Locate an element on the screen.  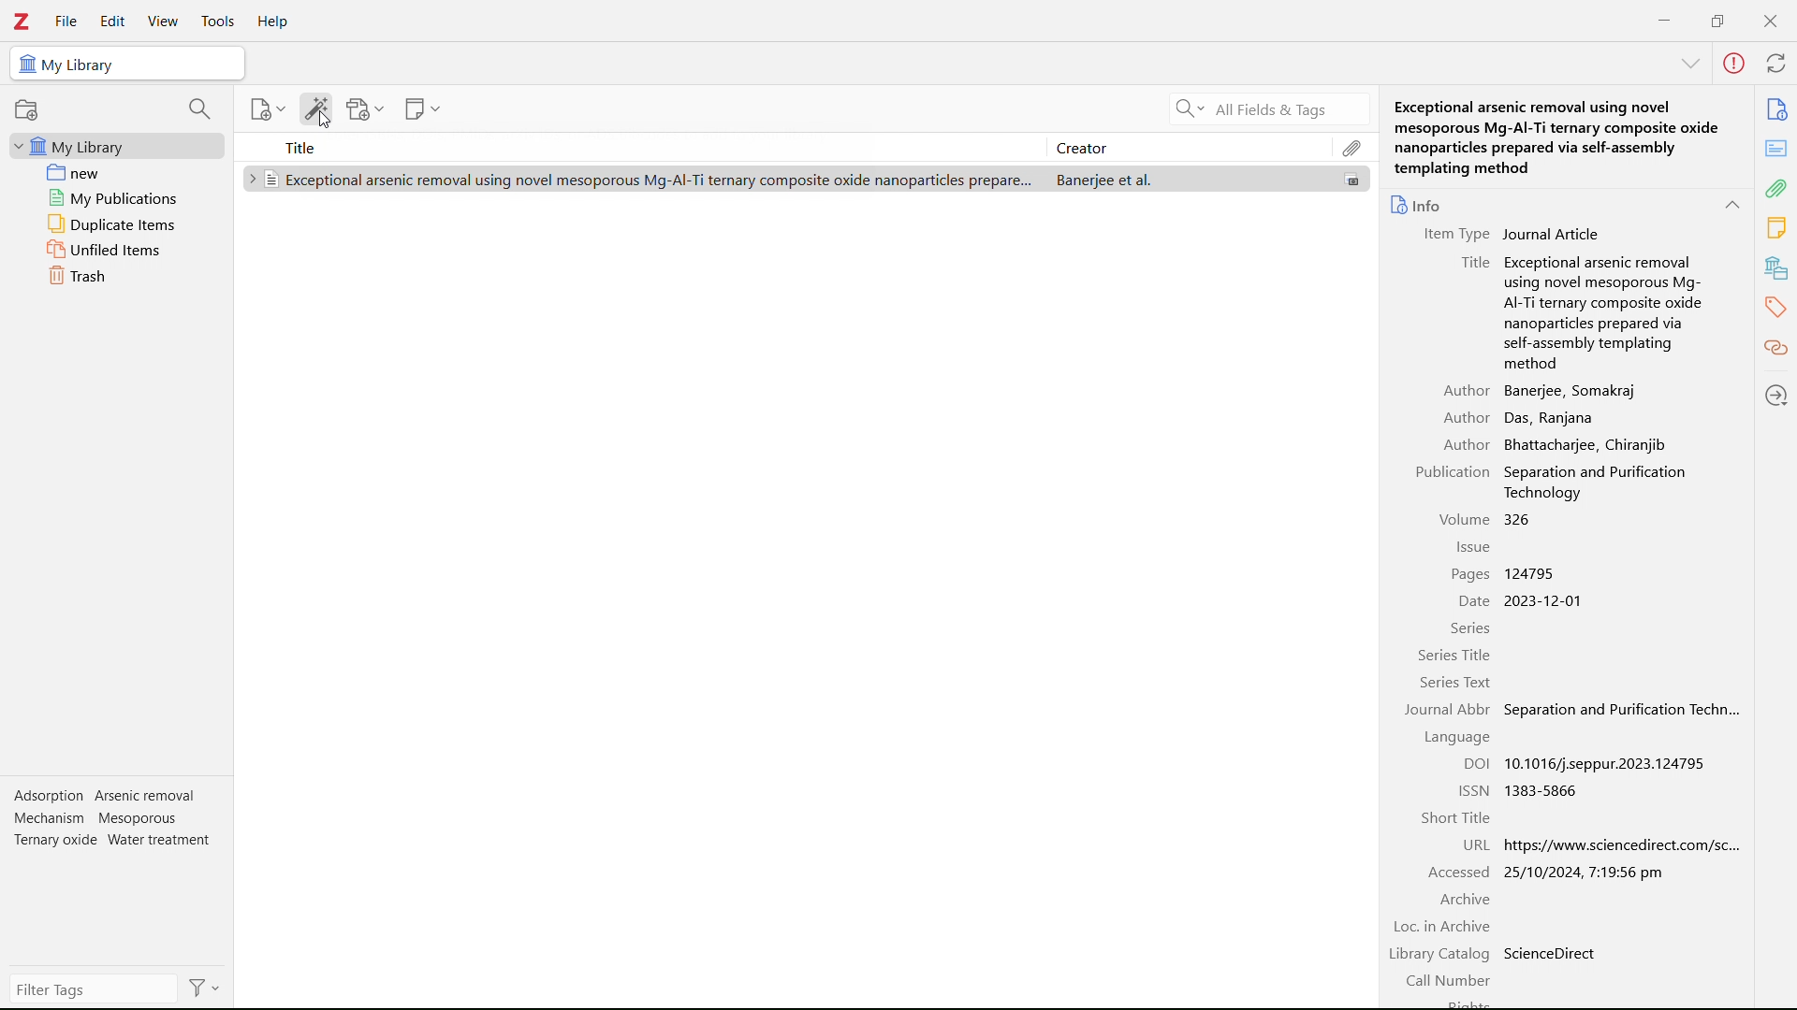
Archive is located at coordinates (1464, 900).